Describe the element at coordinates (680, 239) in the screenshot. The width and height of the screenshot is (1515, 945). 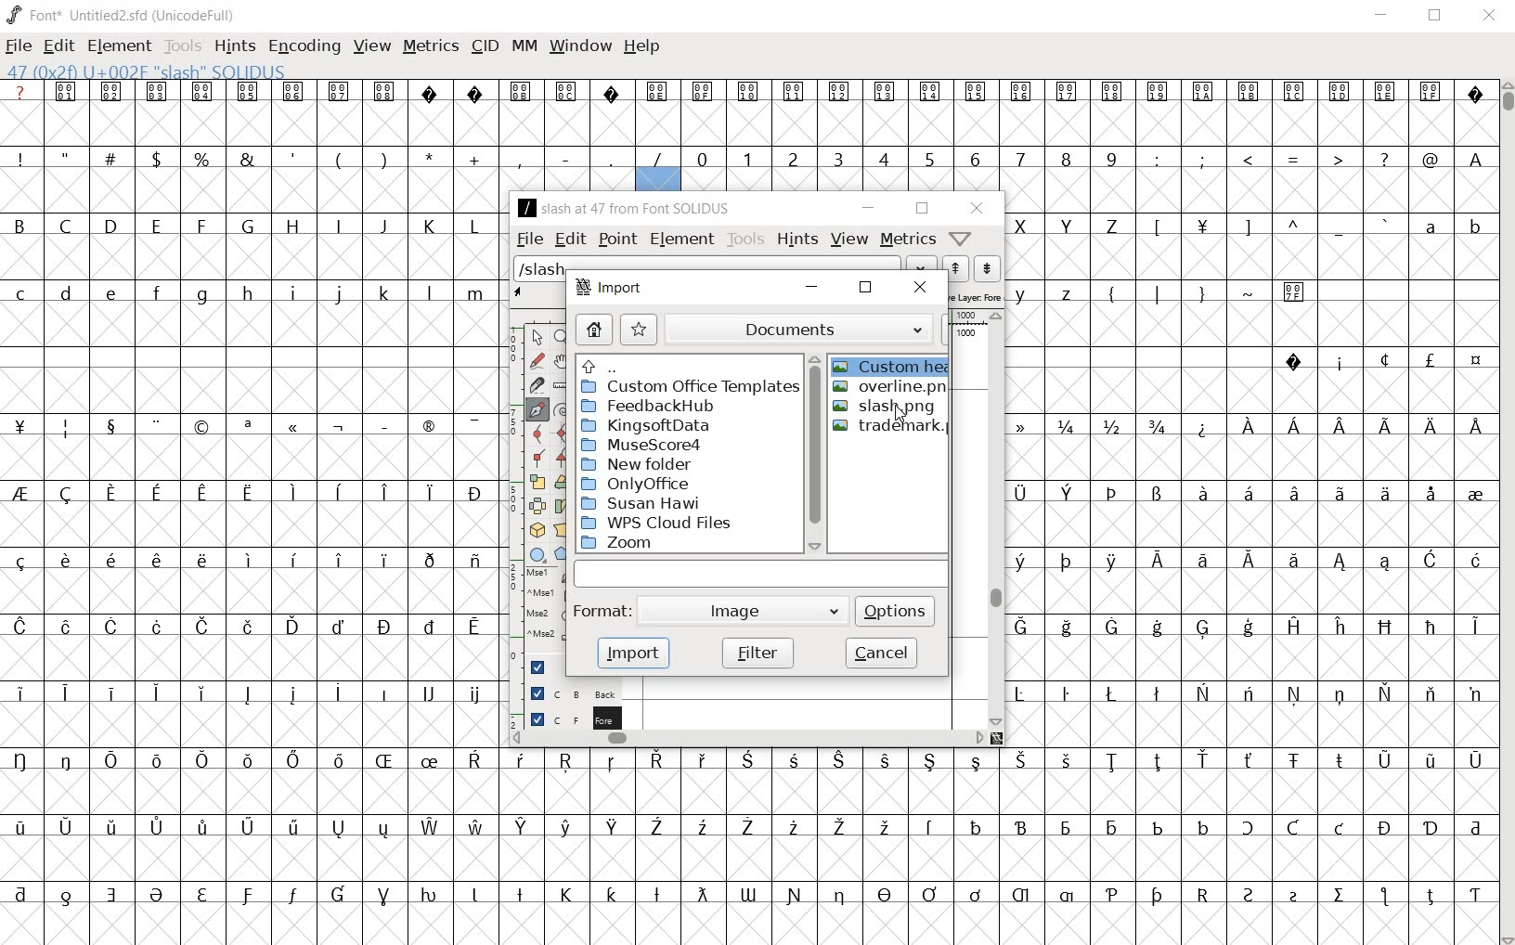
I see `element` at that location.